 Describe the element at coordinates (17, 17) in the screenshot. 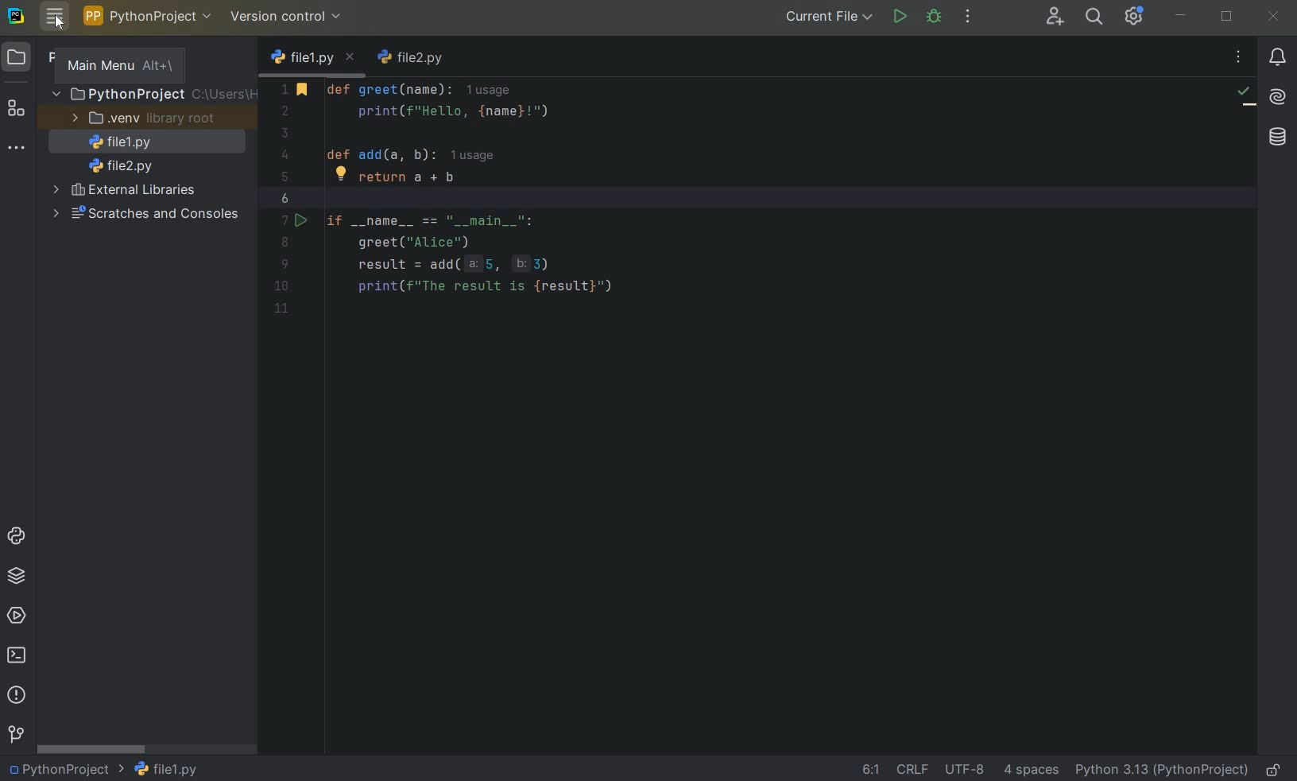

I see `system logo` at that location.